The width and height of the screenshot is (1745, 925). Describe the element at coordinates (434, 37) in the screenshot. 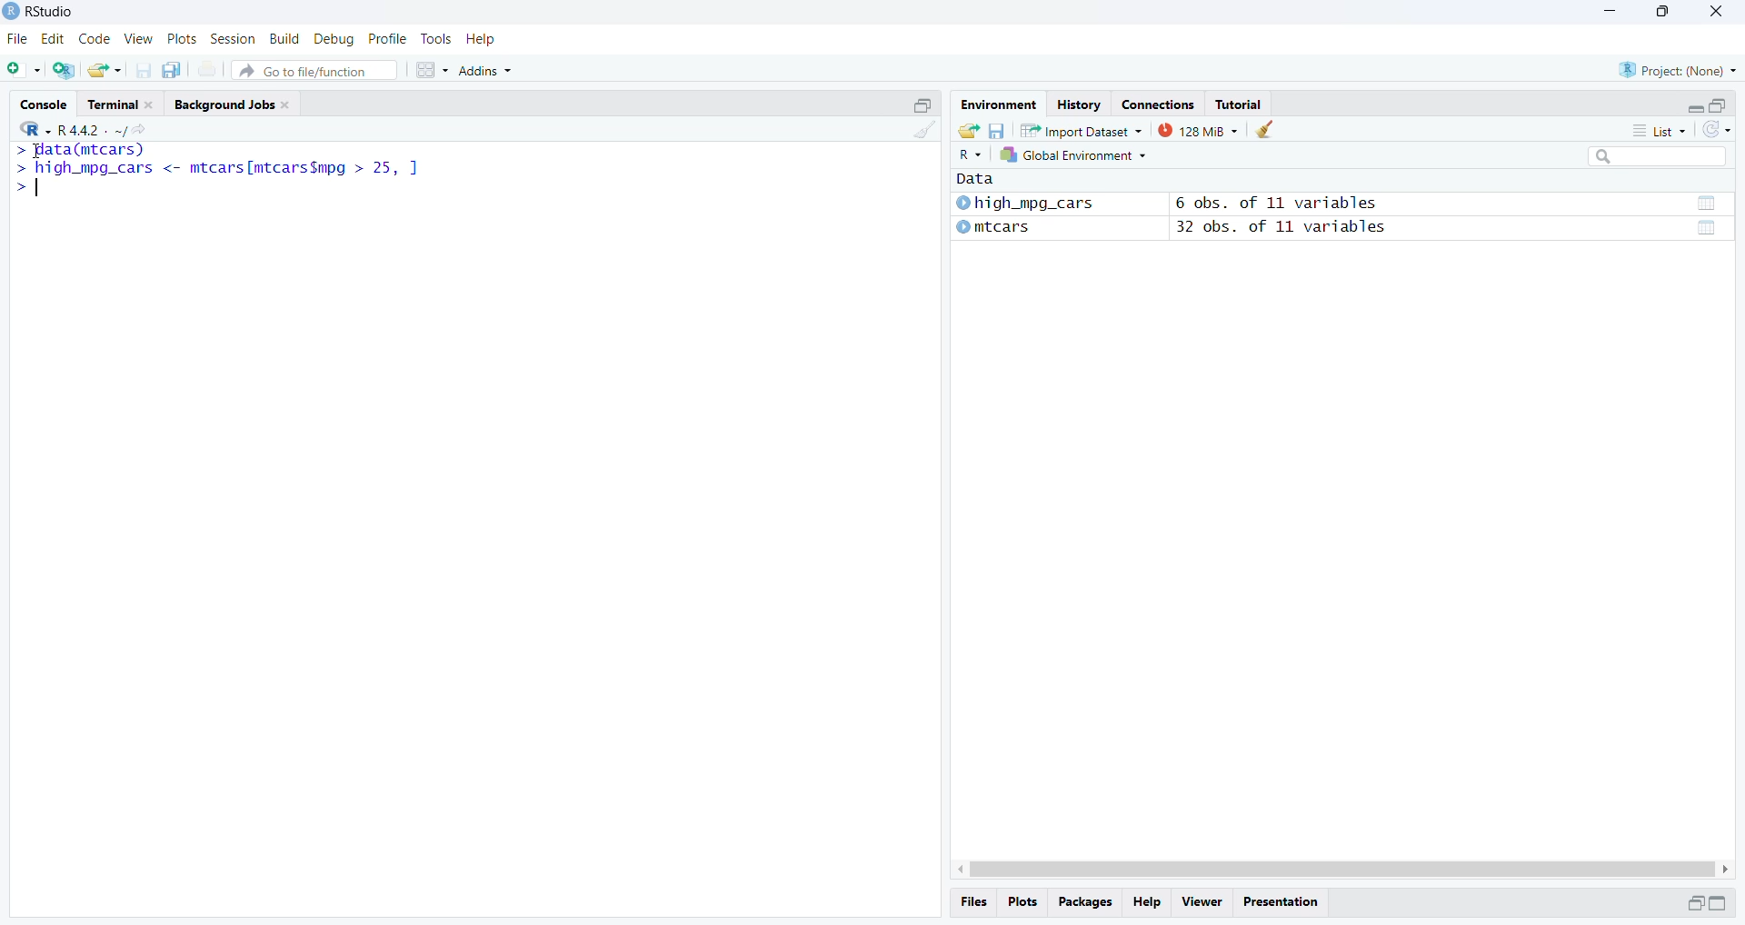

I see `Tools` at that location.